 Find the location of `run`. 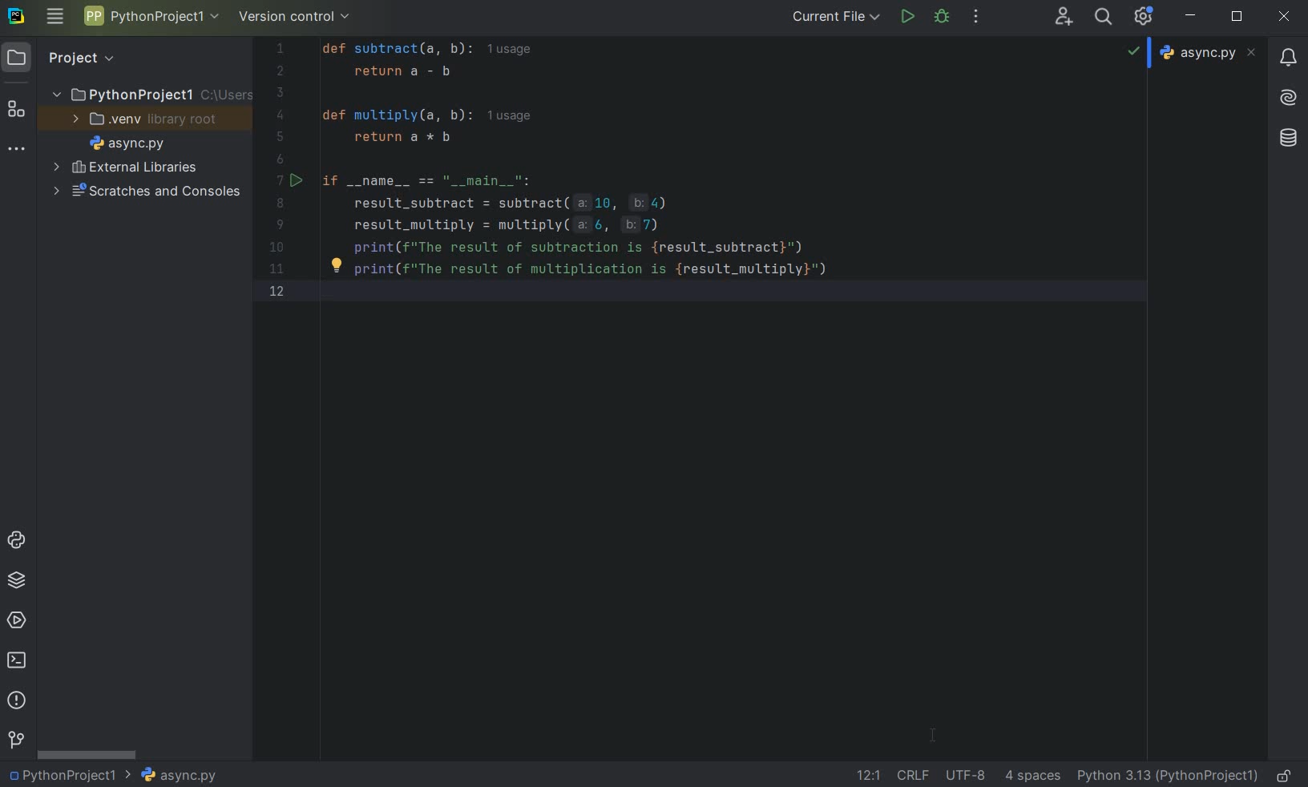

run is located at coordinates (906, 17).